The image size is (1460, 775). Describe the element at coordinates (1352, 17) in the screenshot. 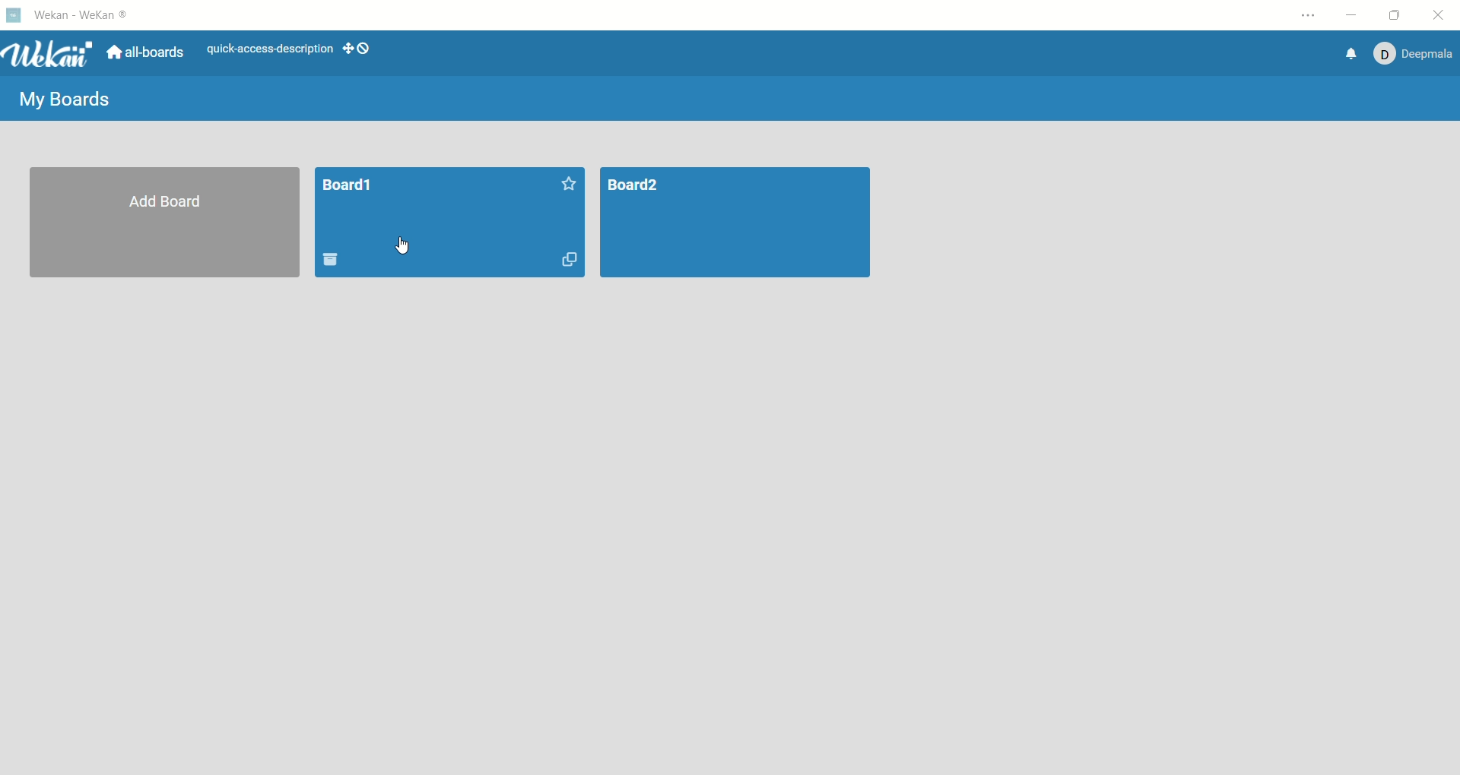

I see `minimize` at that location.